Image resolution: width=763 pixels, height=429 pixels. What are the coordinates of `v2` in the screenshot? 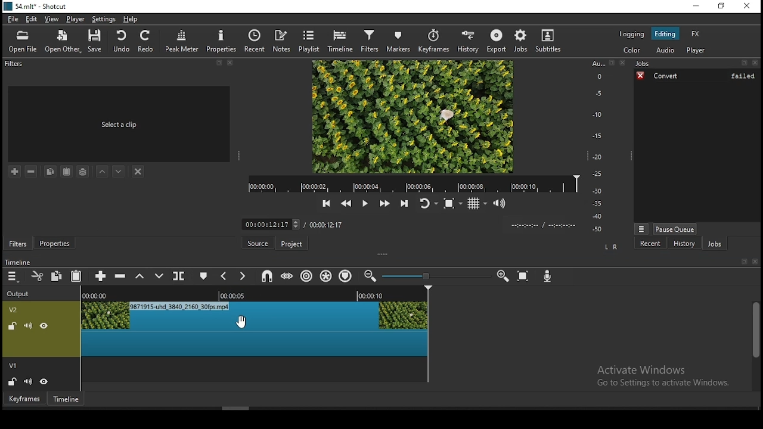 It's located at (14, 311).